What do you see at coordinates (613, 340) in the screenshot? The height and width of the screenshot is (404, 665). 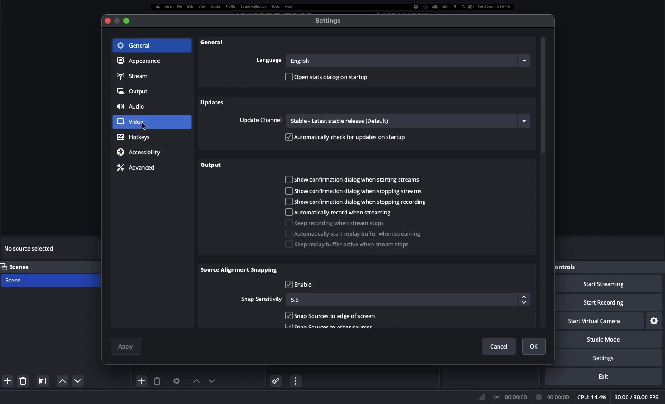 I see `Studio mode` at bounding box center [613, 340].